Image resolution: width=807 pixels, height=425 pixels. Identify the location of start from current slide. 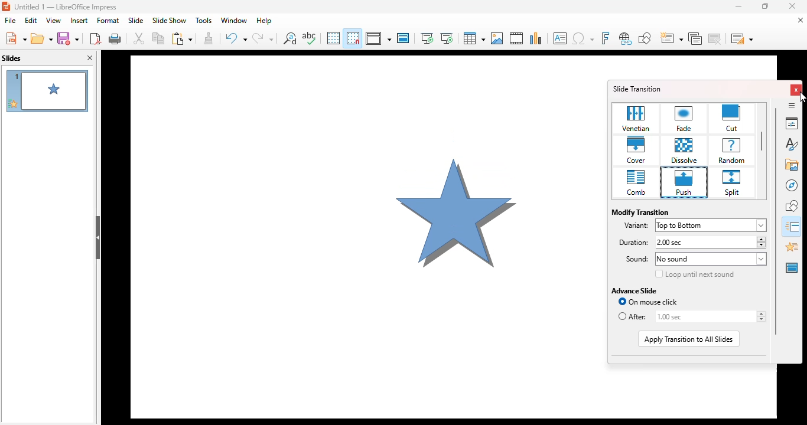
(447, 38).